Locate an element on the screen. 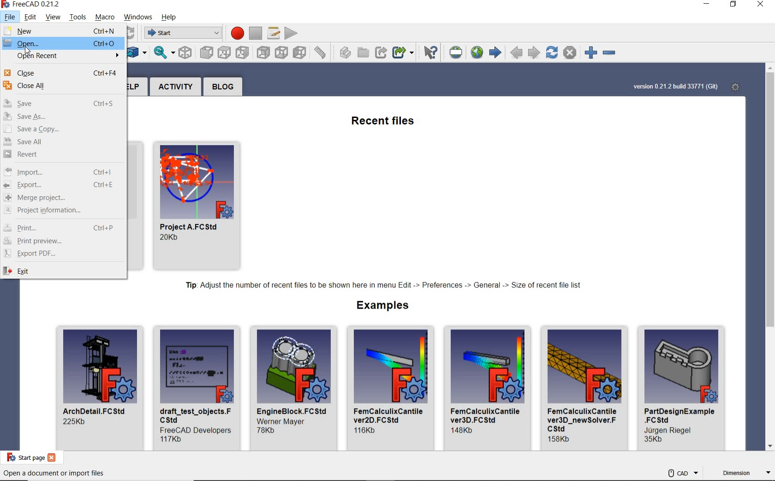  RESTORE DOWN is located at coordinates (734, 5).